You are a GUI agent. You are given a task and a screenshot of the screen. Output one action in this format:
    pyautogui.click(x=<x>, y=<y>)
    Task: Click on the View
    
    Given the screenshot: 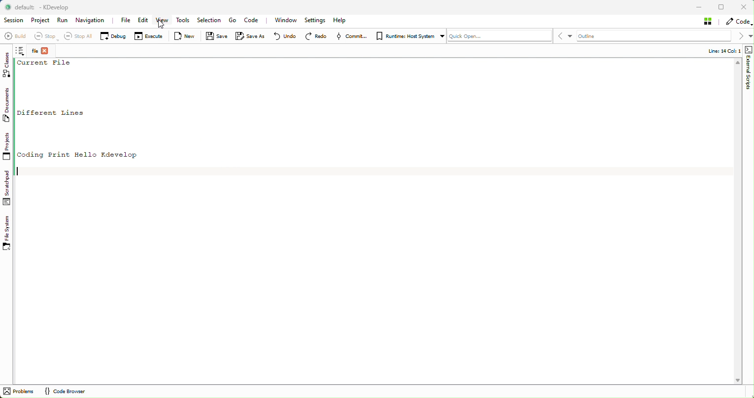 What is the action you would take?
    pyautogui.click(x=162, y=23)
    